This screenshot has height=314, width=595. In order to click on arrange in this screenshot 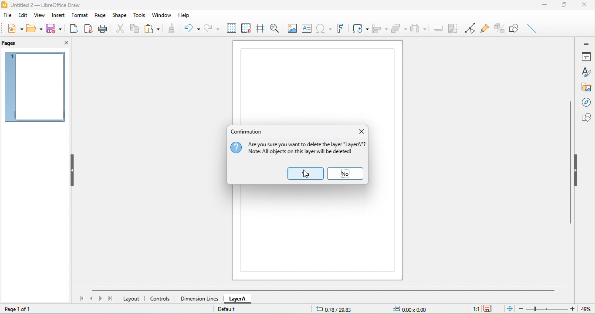, I will do `click(399, 28)`.